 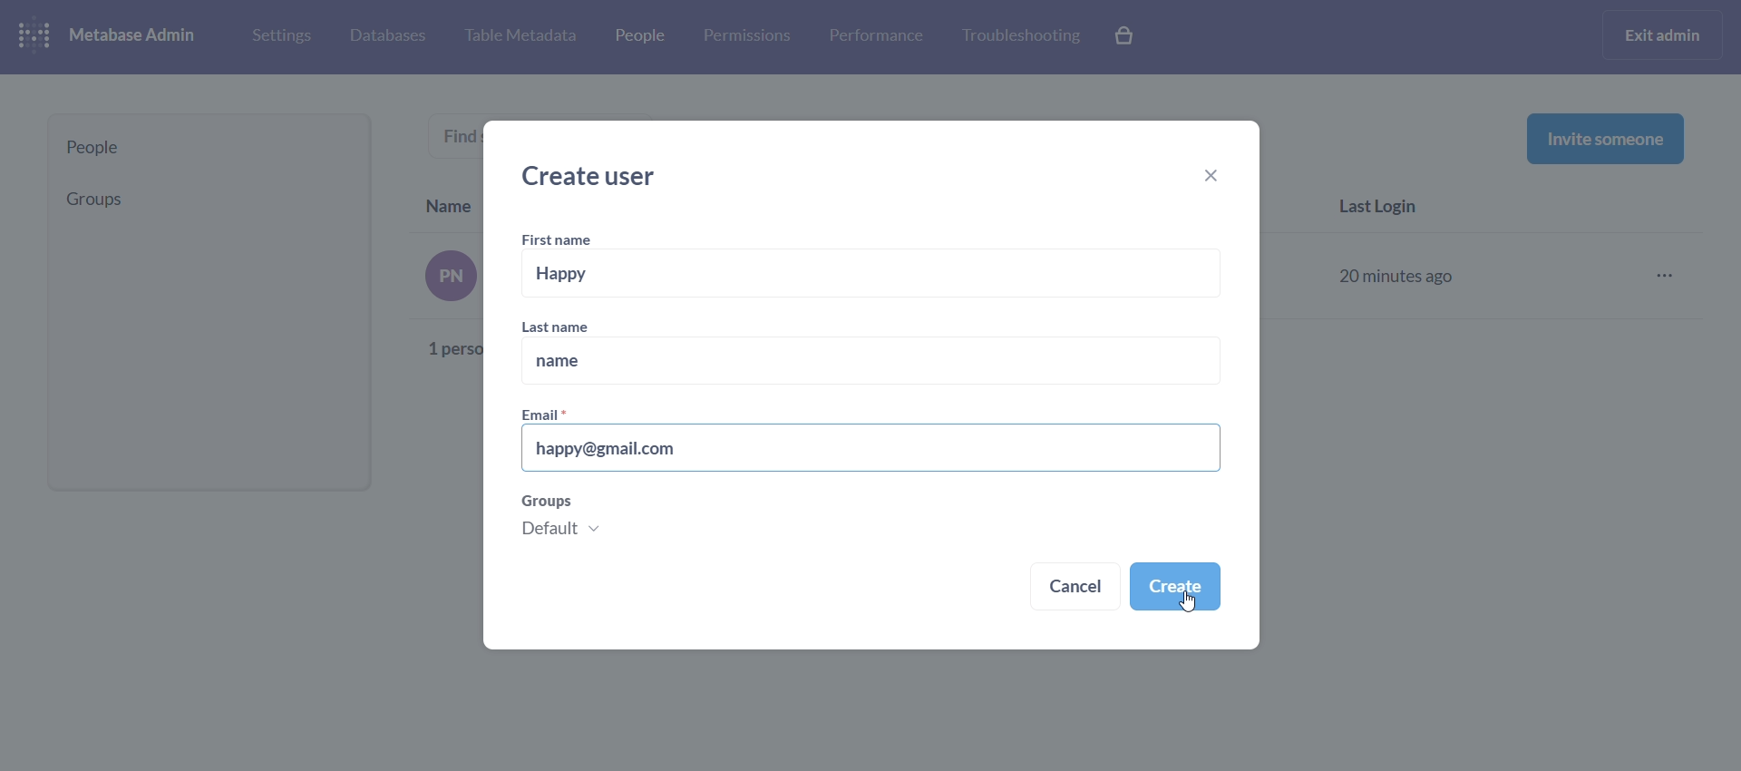 I want to click on troubleshooting, so click(x=1019, y=36).